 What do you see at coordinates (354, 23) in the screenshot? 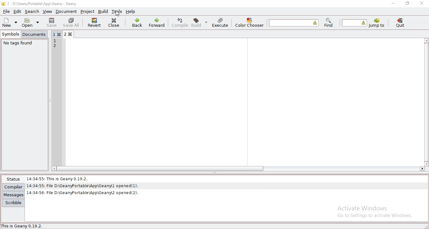
I see `jump to the entered line number` at bounding box center [354, 23].